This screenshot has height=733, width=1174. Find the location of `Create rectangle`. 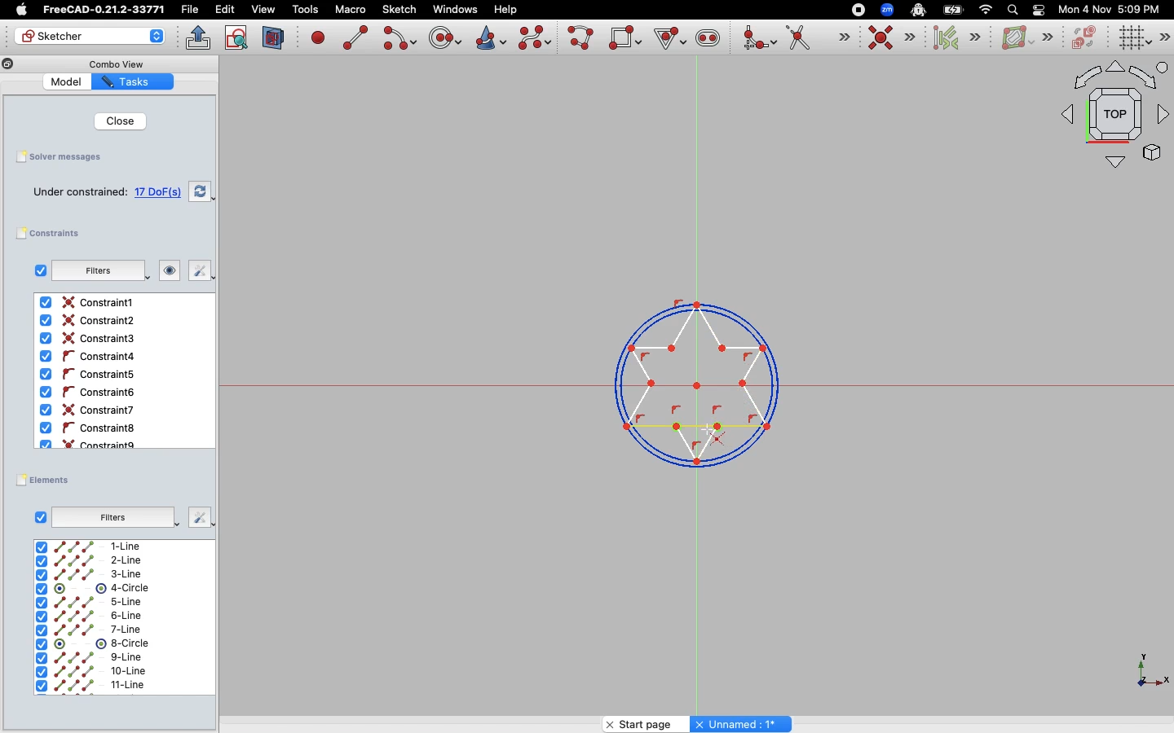

Create rectangle is located at coordinates (625, 37).